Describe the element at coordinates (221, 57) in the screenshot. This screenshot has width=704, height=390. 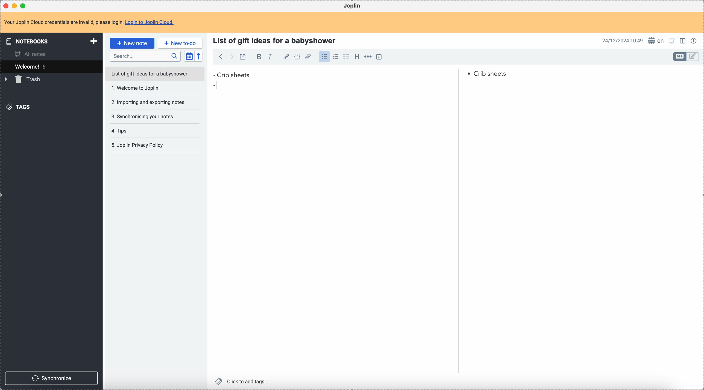
I see `back` at that location.